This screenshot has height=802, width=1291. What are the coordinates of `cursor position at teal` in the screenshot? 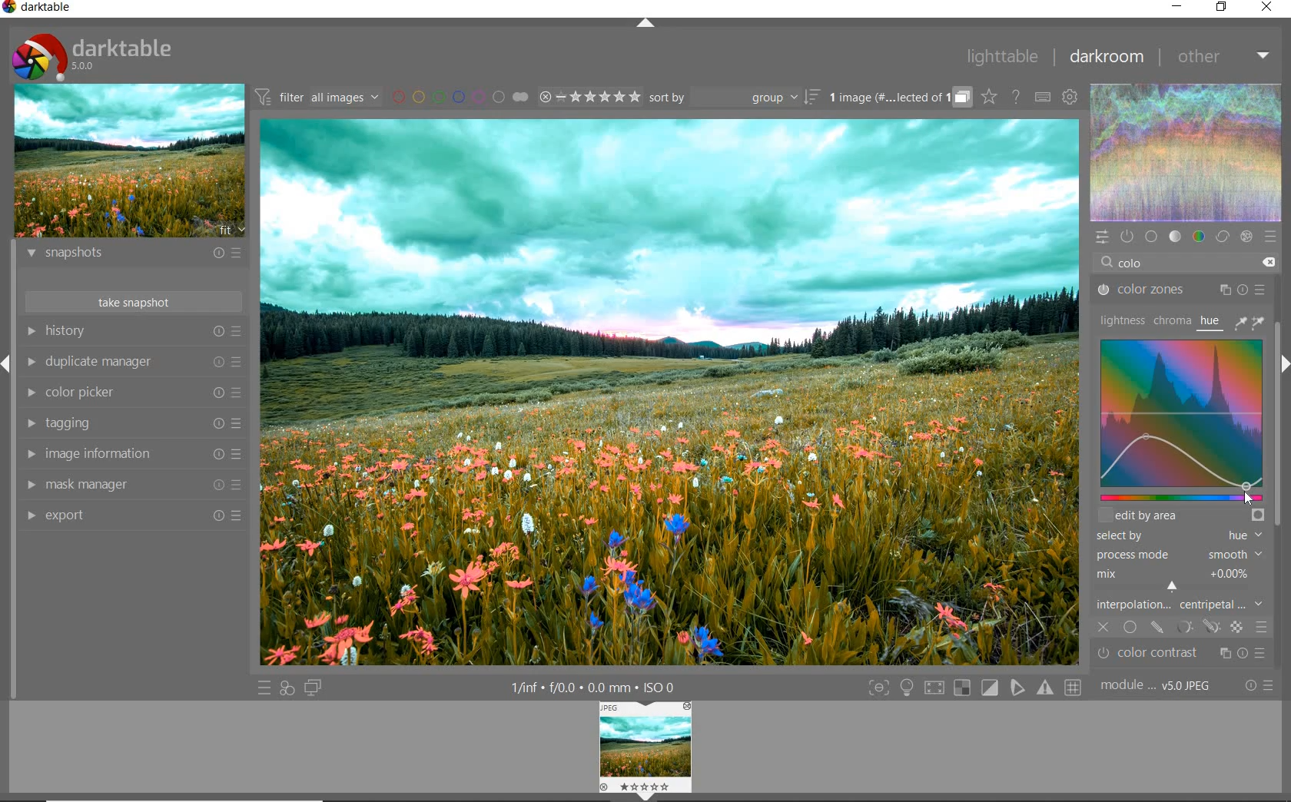 It's located at (1250, 492).